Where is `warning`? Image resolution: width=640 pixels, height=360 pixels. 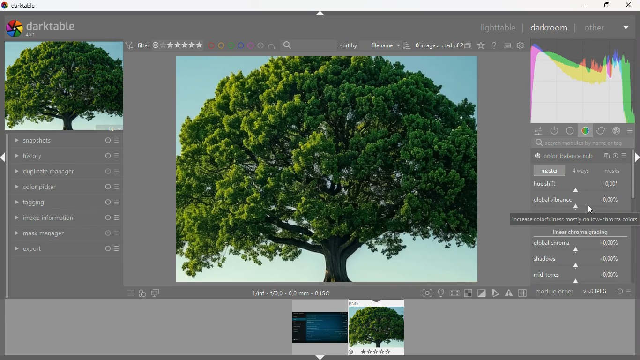
warning is located at coordinates (509, 293).